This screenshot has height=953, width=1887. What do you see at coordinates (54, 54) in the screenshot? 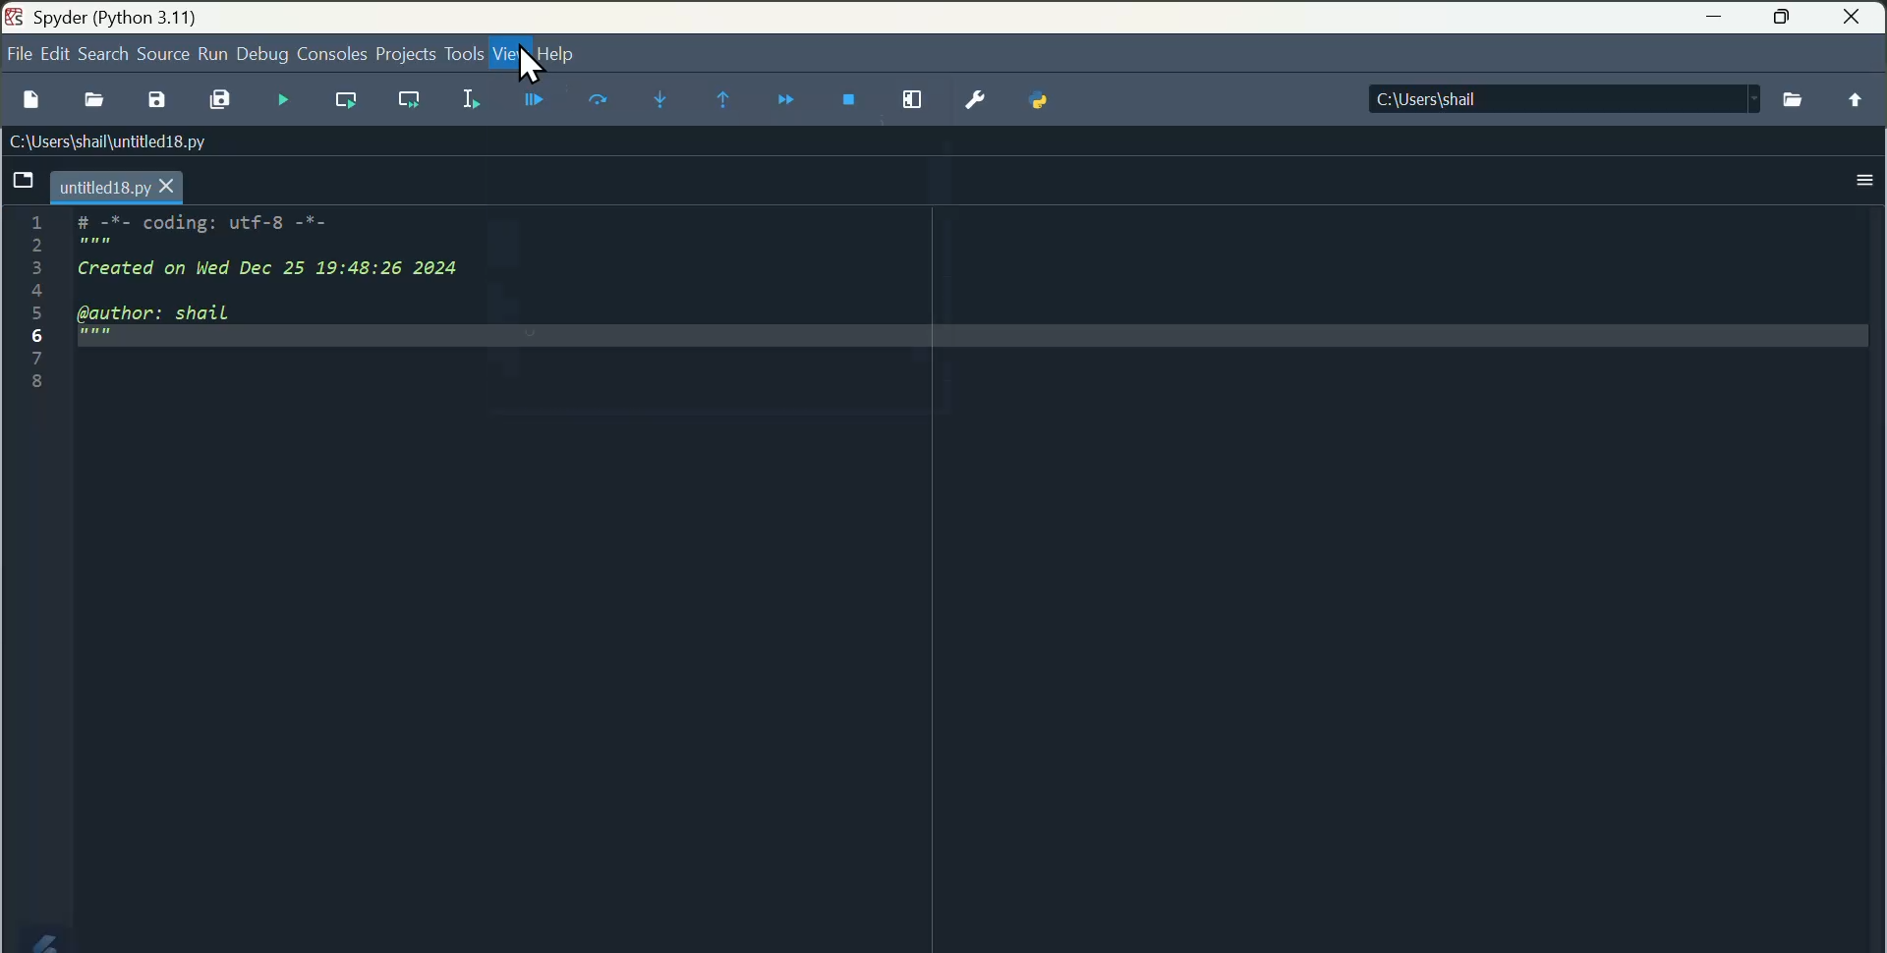
I see `Edit` at bounding box center [54, 54].